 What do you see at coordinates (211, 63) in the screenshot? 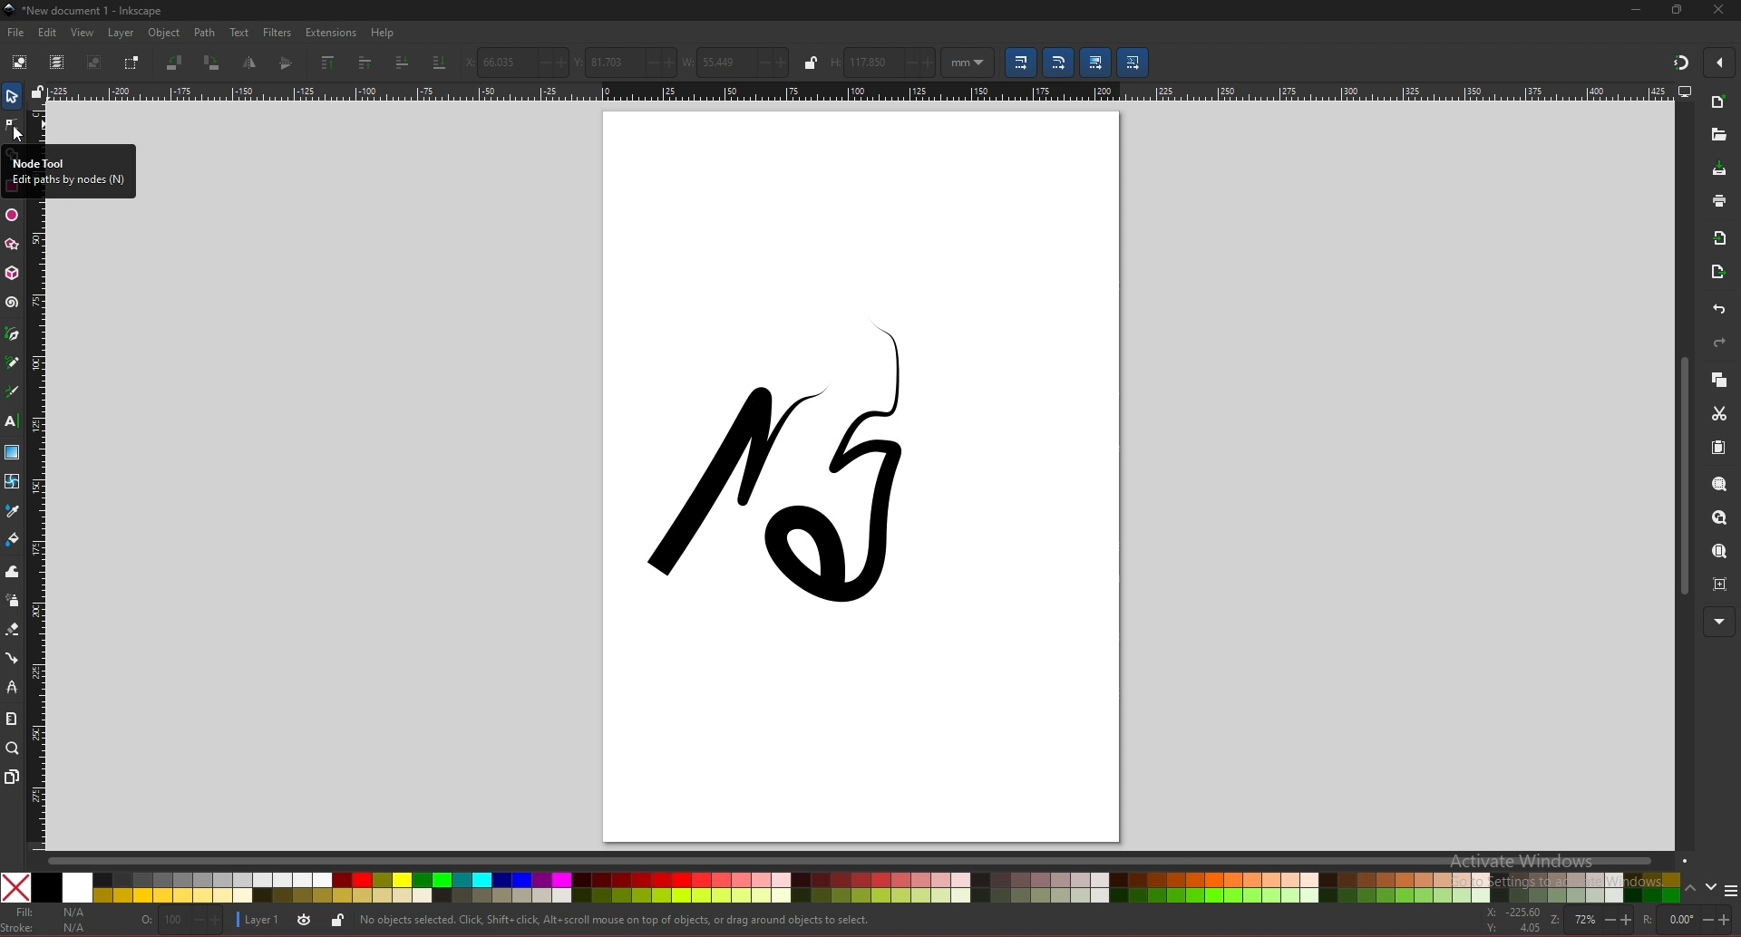
I see `rotate 90 degree cw` at bounding box center [211, 63].